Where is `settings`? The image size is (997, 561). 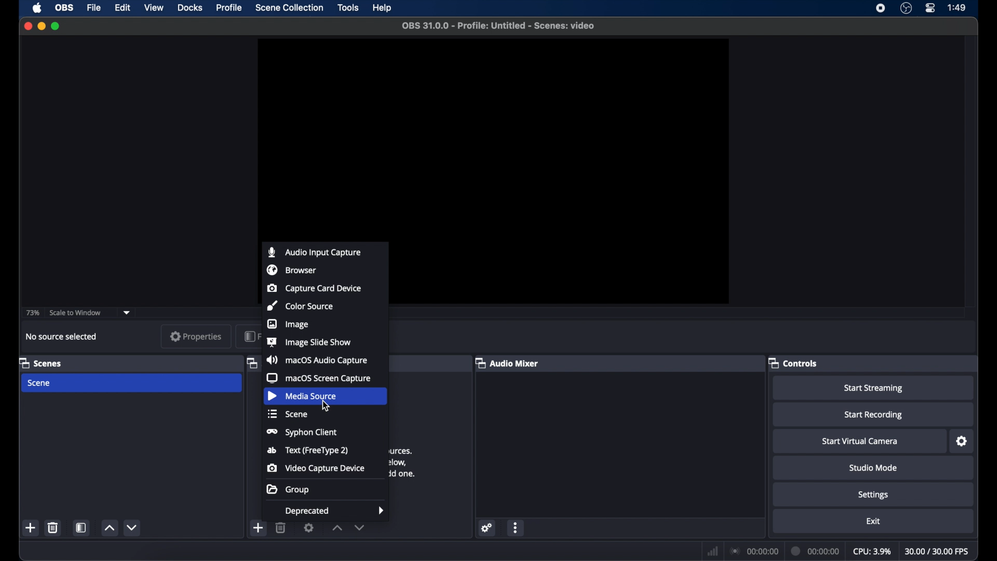
settings is located at coordinates (874, 496).